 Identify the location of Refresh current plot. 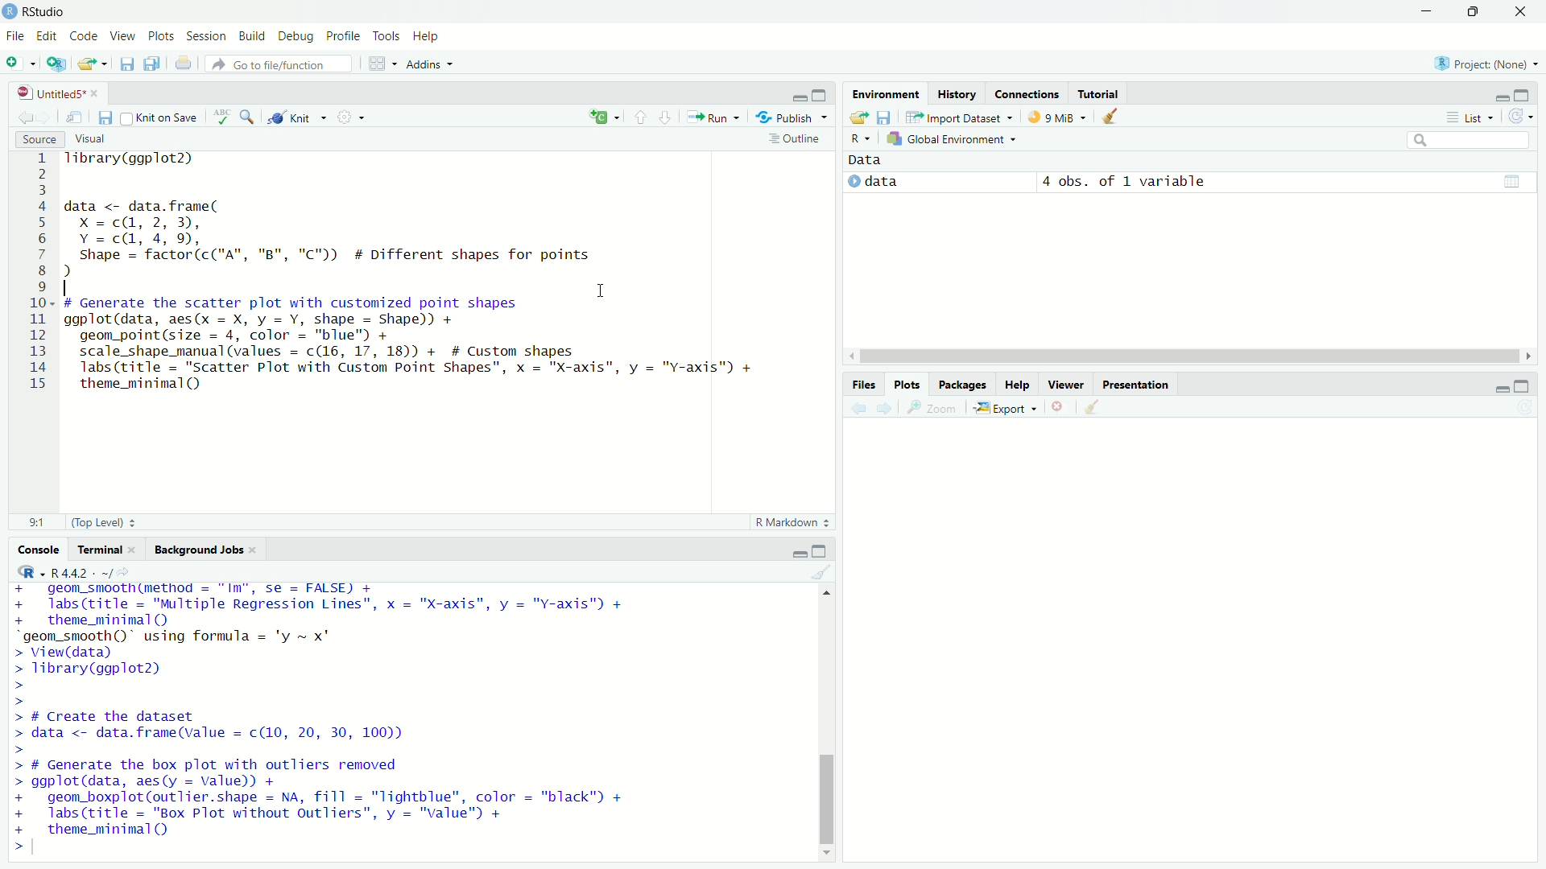
(1526, 408).